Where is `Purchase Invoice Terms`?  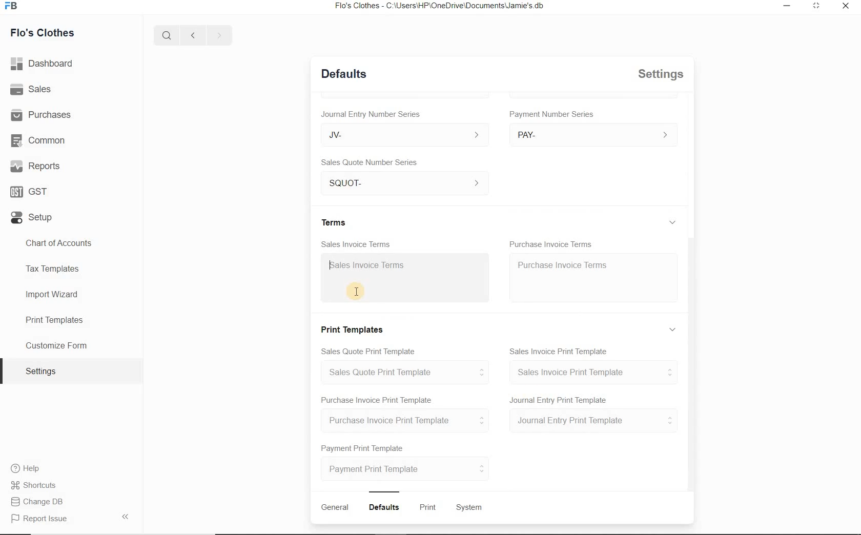
Purchase Invoice Terms is located at coordinates (594, 277).